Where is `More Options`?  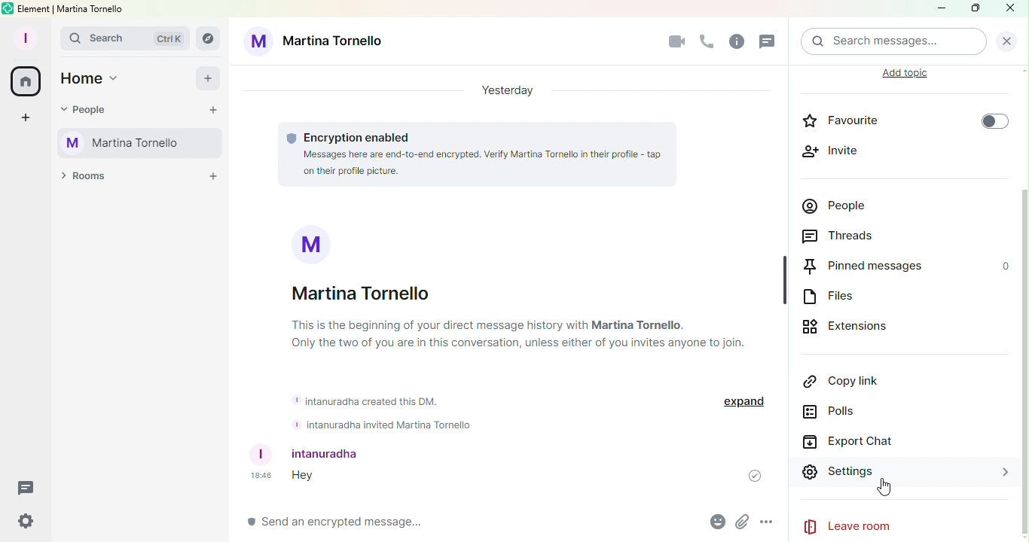 More Options is located at coordinates (768, 522).